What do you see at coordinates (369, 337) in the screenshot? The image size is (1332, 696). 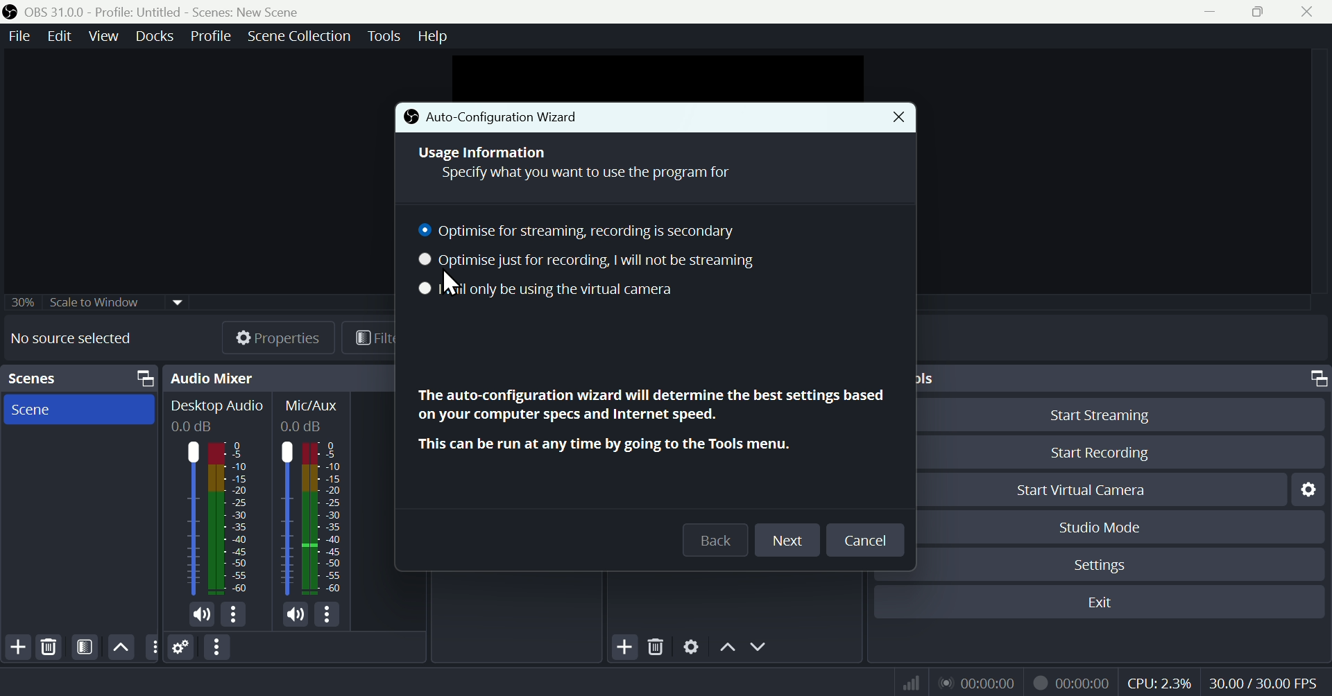 I see `Filters` at bounding box center [369, 337].